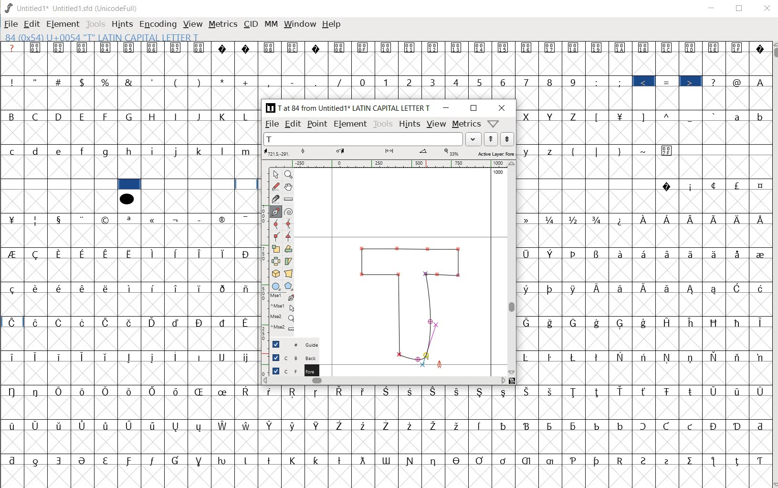 The width and height of the screenshot is (778, 488). What do you see at coordinates (131, 392) in the screenshot?
I see `Symbol` at bounding box center [131, 392].